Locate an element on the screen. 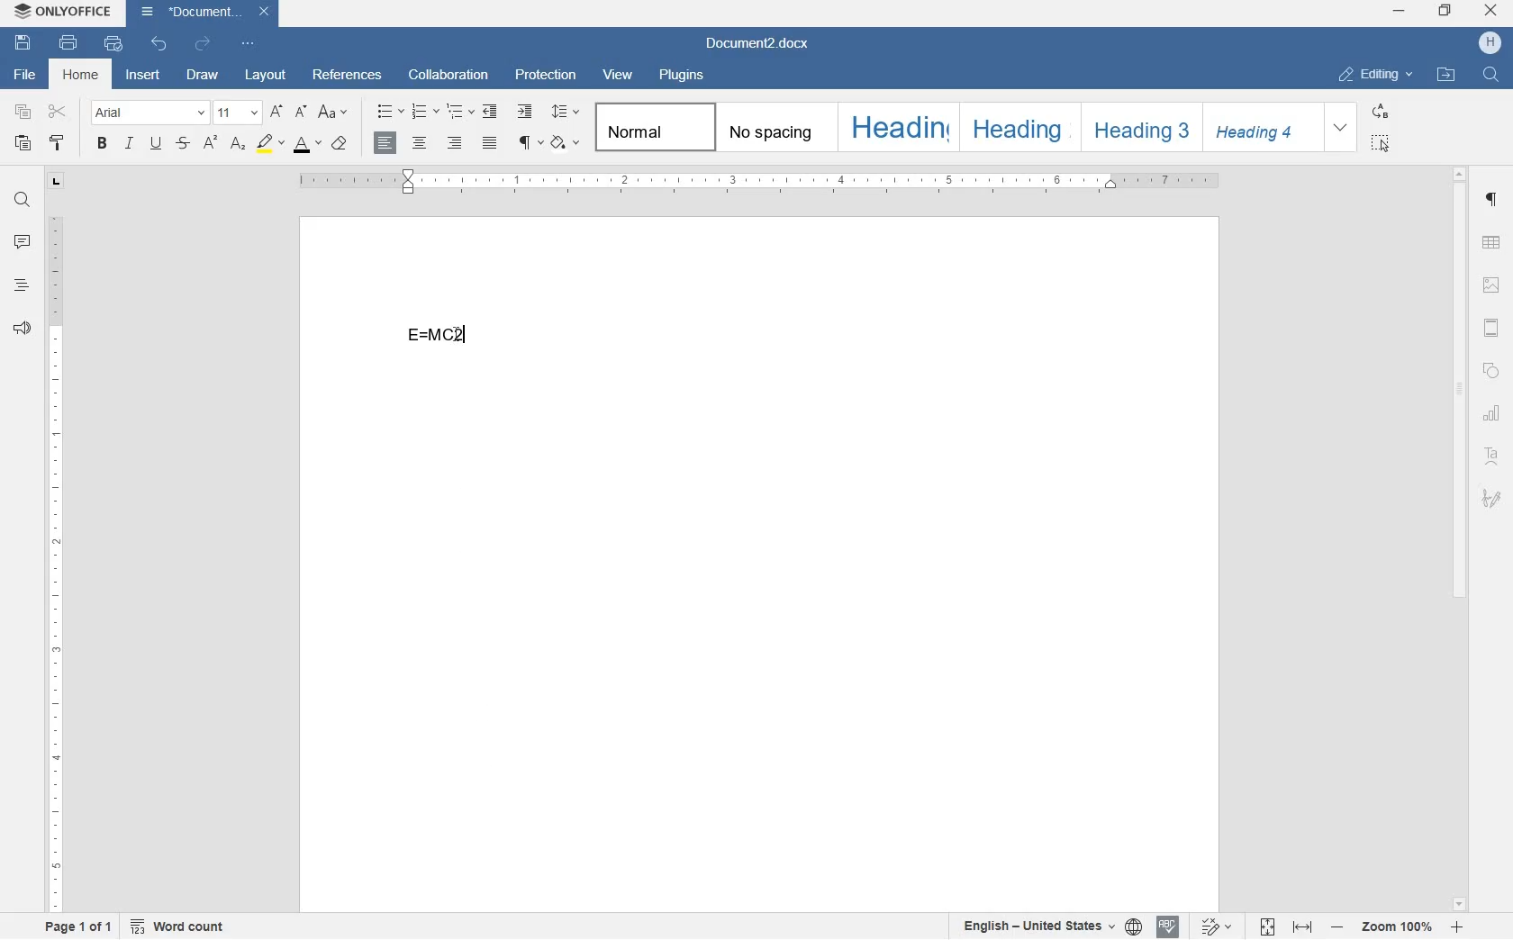 Image resolution: width=1513 pixels, height=940 pixels. align right is located at coordinates (454, 144).